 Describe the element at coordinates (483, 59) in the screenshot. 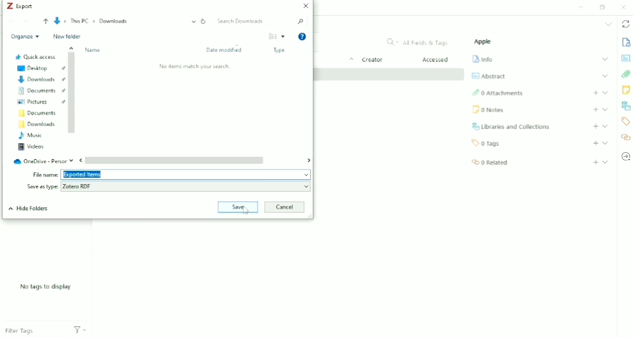

I see `Info` at that location.